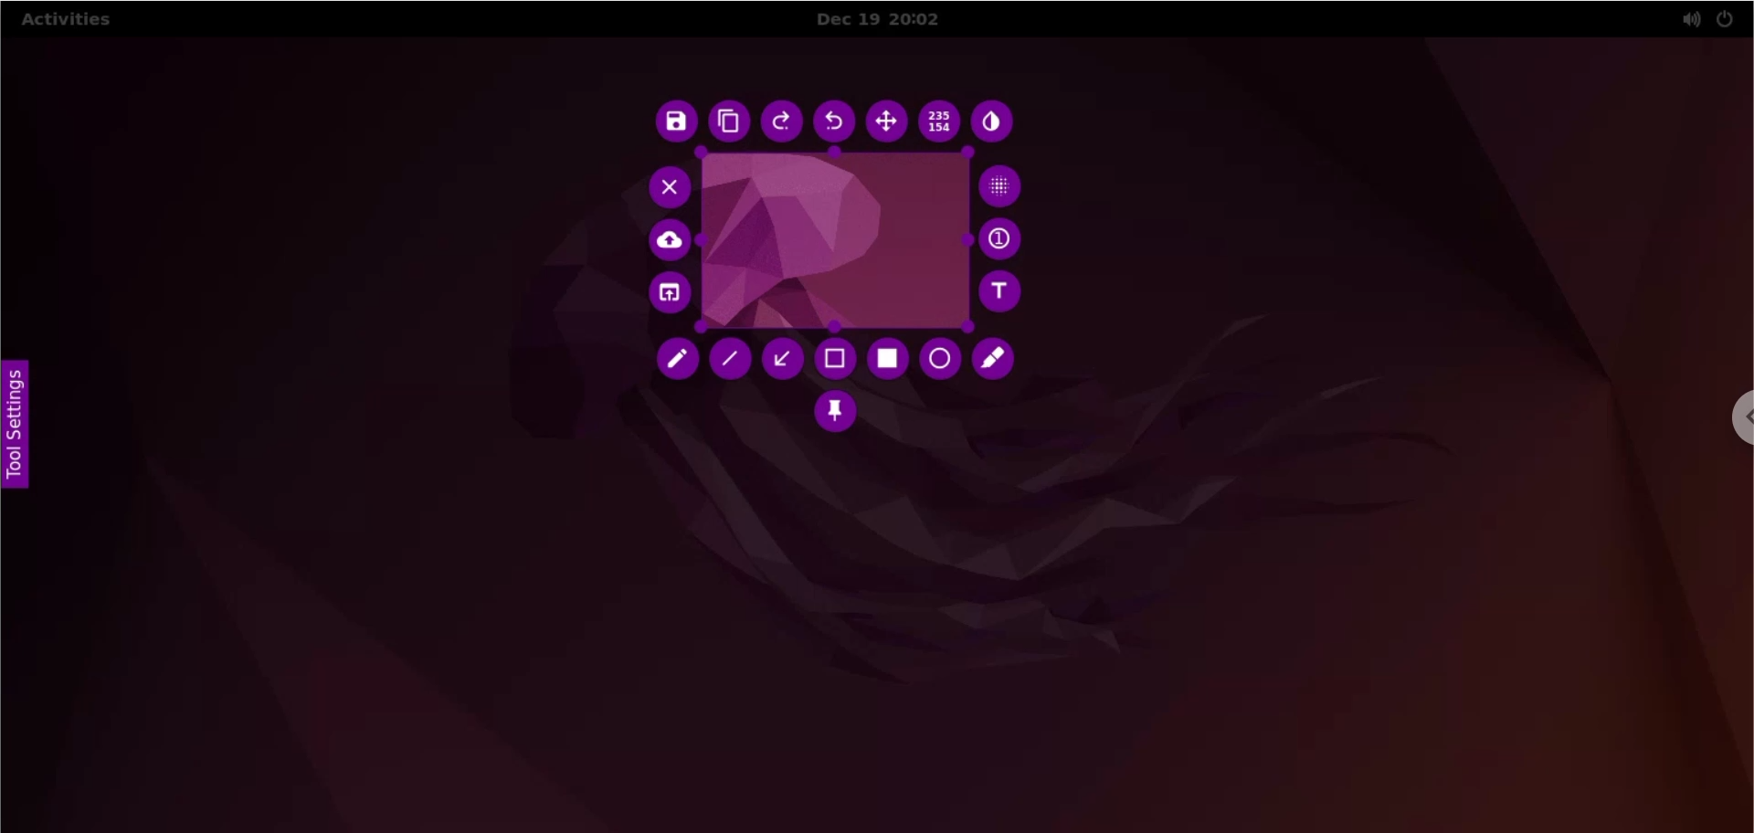  What do you see at coordinates (834, 415) in the screenshot?
I see `pin` at bounding box center [834, 415].